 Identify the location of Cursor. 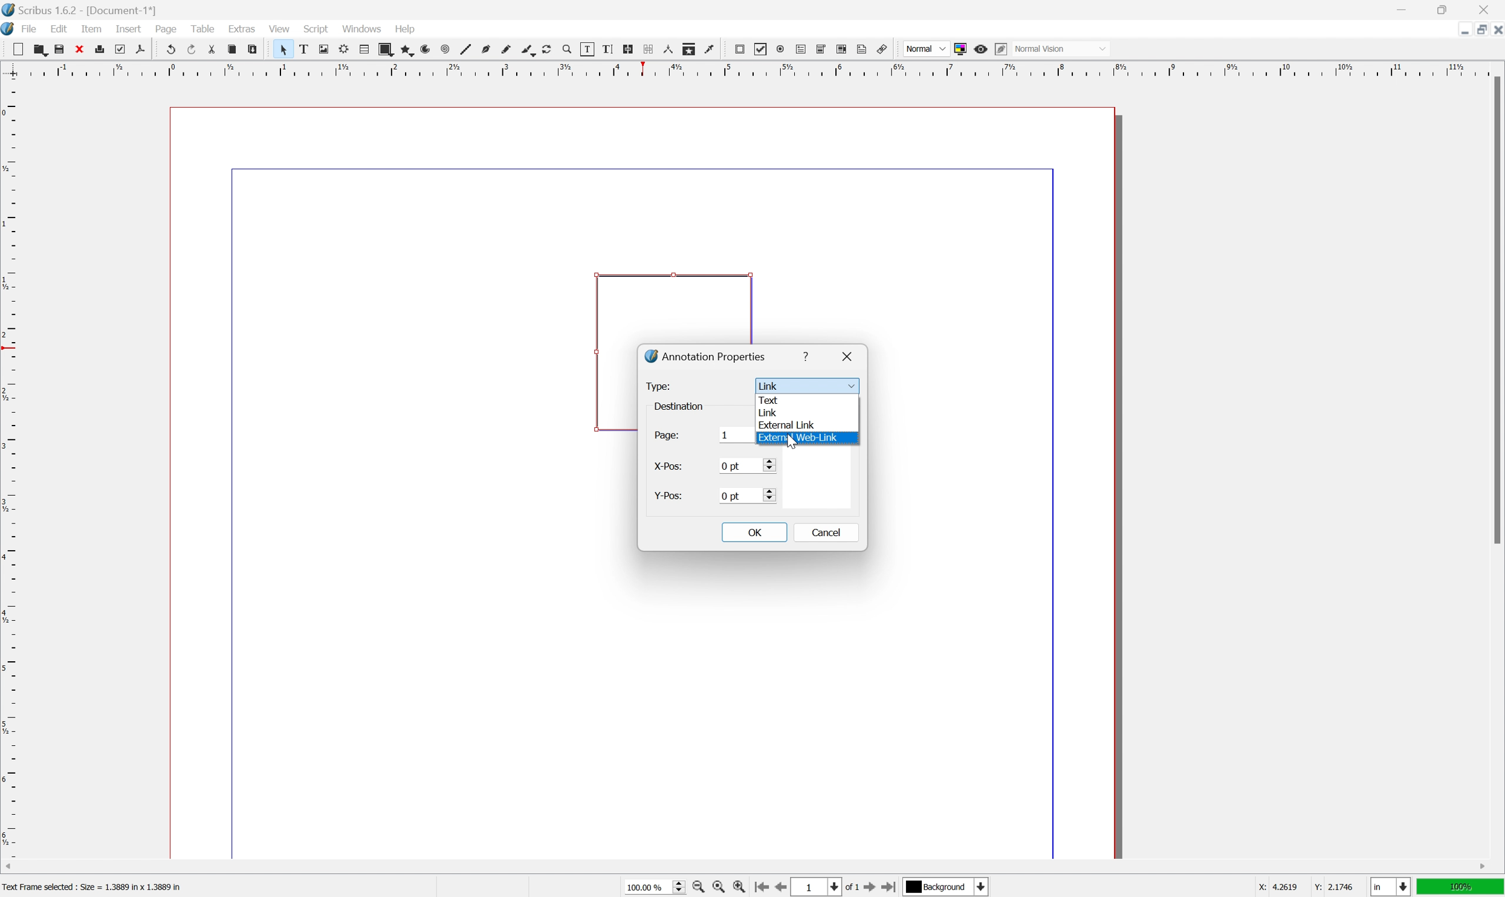
(791, 444).